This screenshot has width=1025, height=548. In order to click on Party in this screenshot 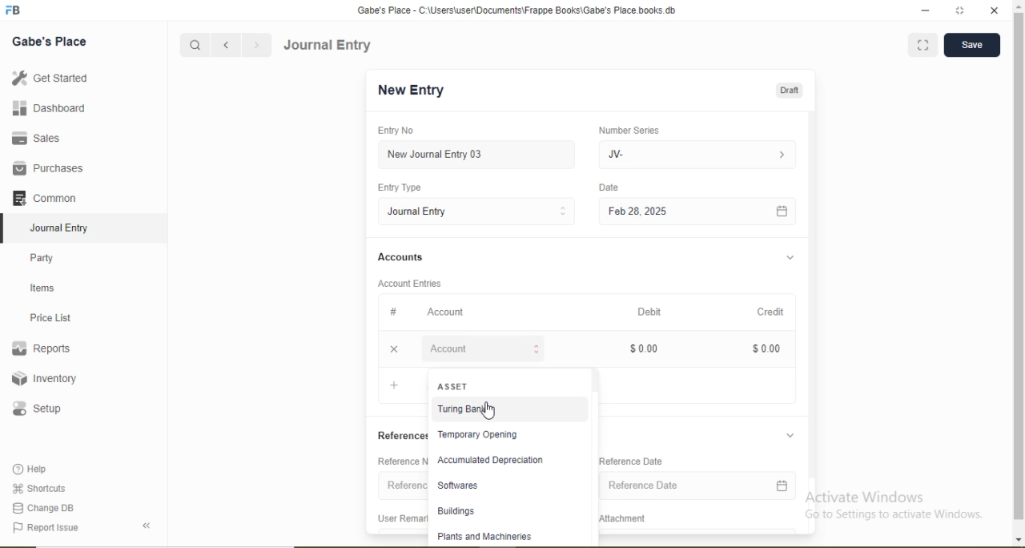, I will do `click(42, 260)`.